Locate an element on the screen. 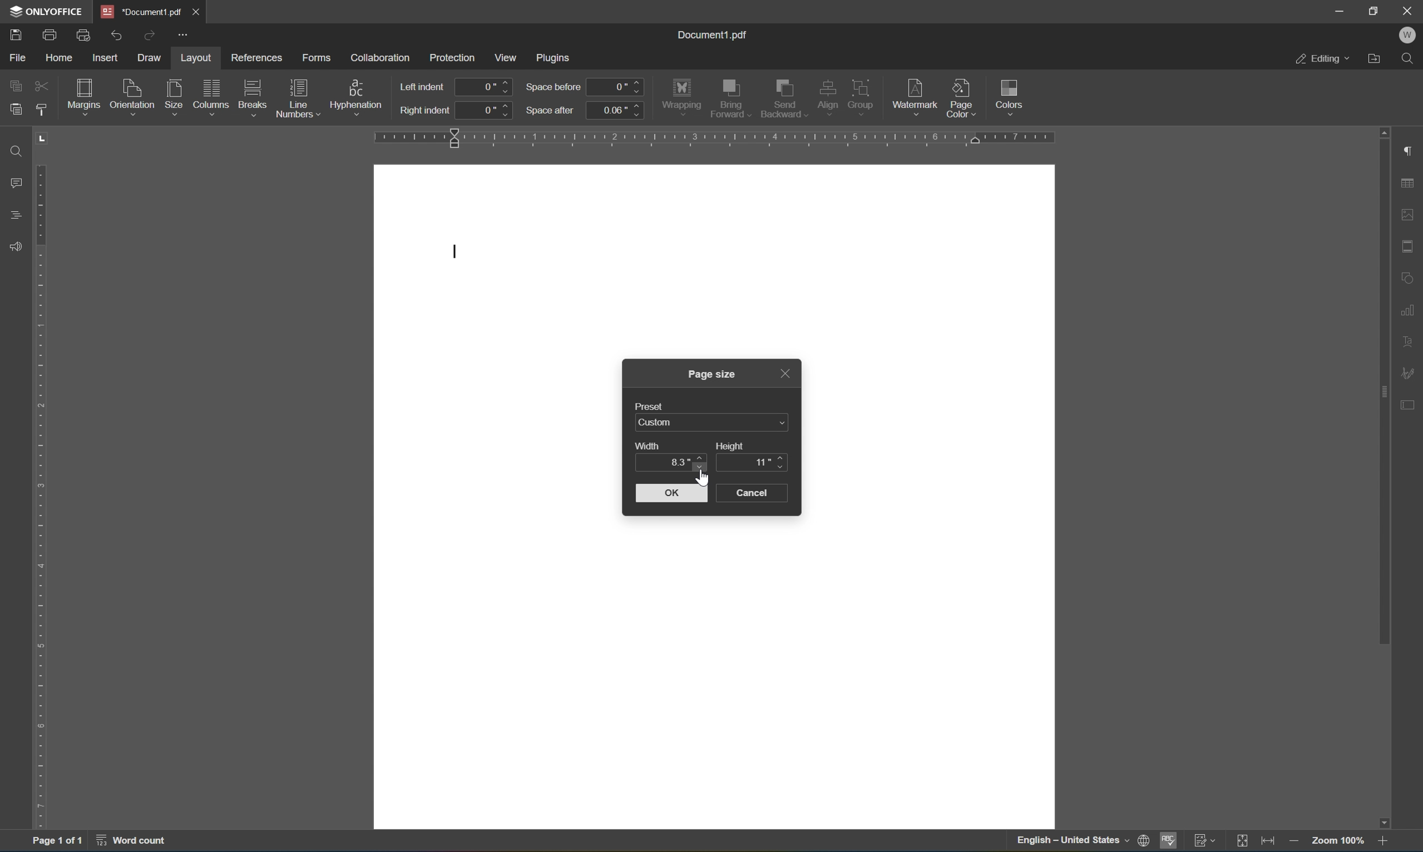 This screenshot has width=1423, height=852. fit to slide is located at coordinates (1246, 841).